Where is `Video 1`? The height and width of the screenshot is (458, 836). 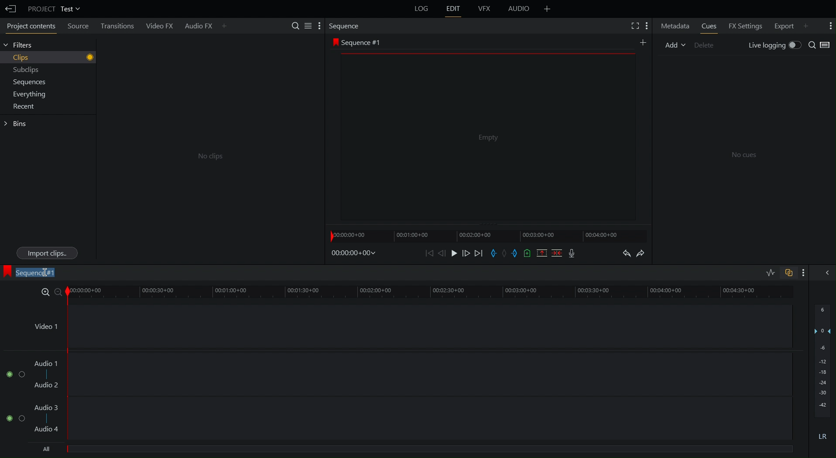
Video 1 is located at coordinates (45, 324).